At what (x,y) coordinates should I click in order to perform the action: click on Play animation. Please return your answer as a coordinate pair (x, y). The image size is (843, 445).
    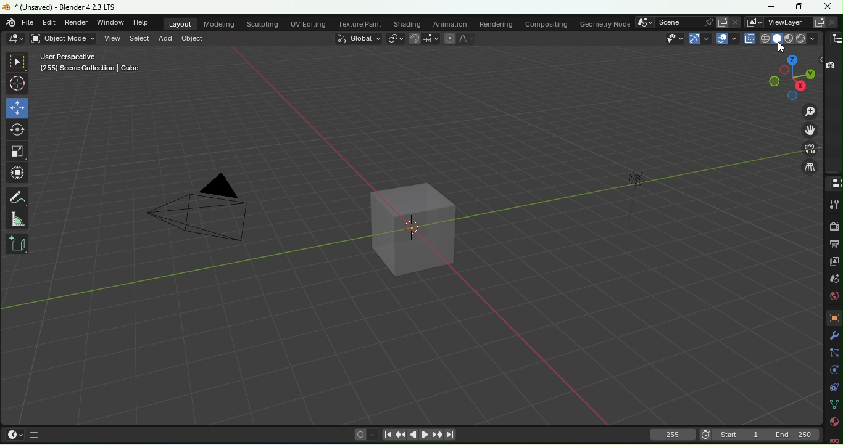
    Looking at the image, I should click on (413, 435).